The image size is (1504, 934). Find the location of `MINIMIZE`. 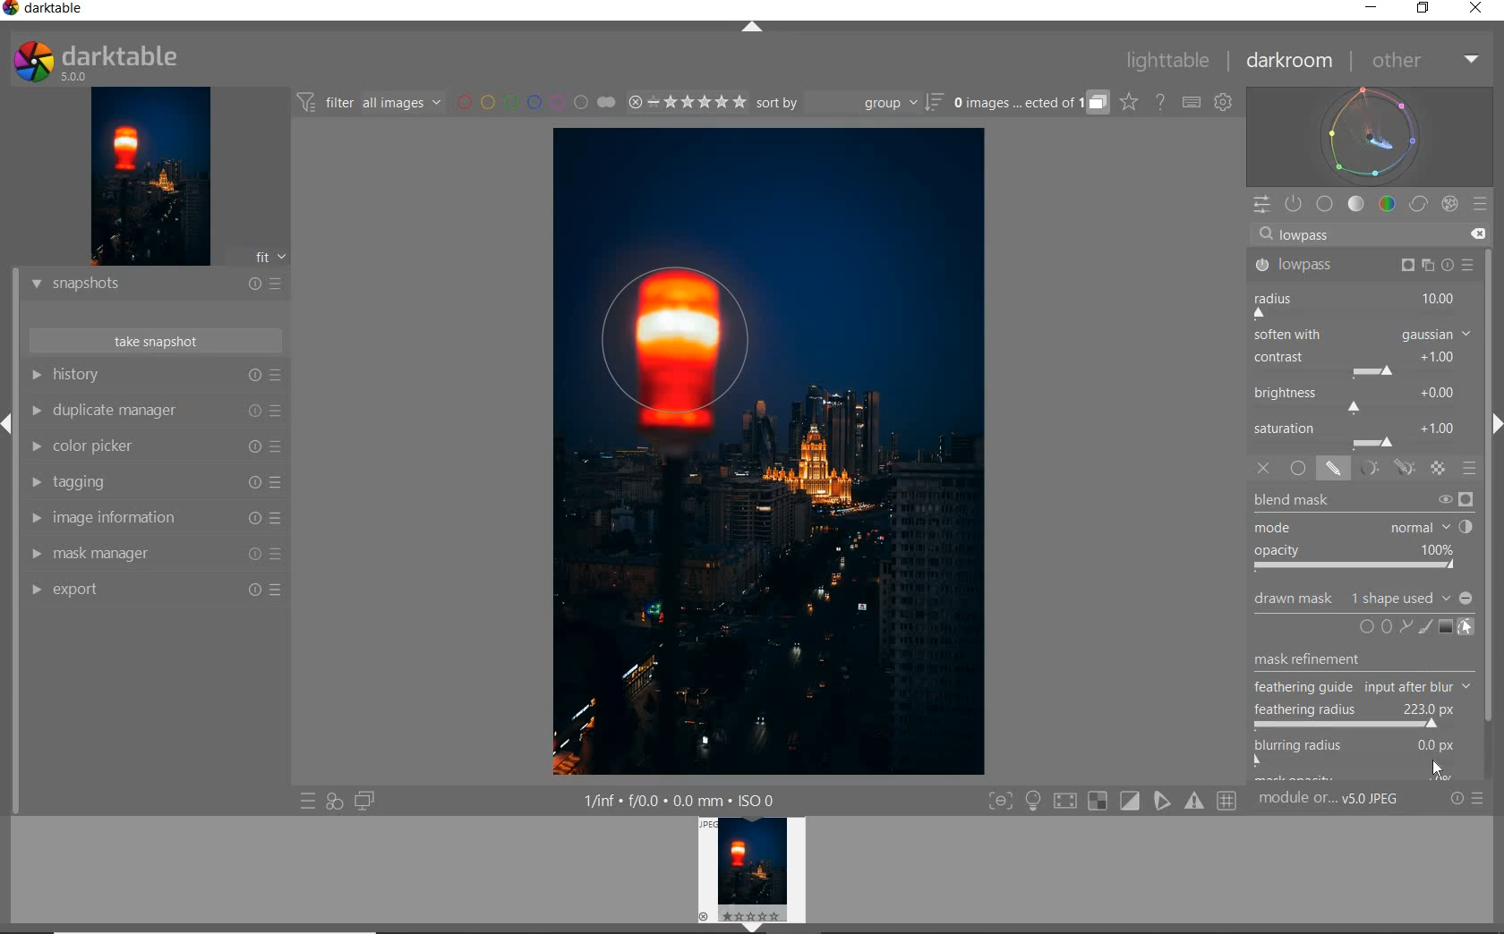

MINIMIZE is located at coordinates (1369, 9).